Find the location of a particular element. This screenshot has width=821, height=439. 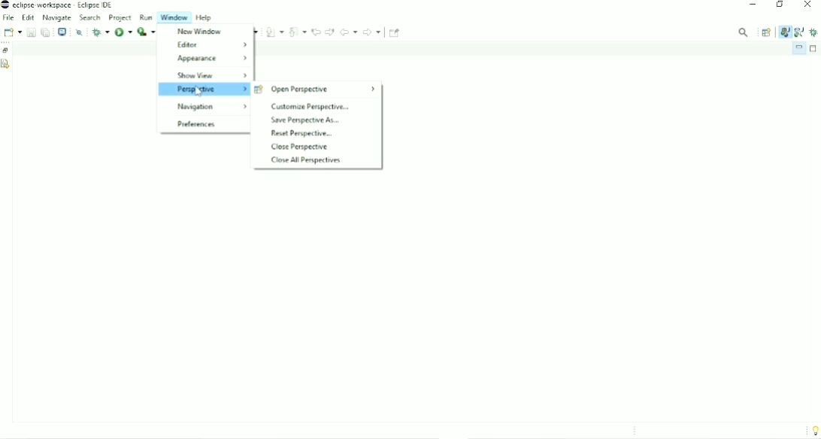

Preferences is located at coordinates (196, 125).